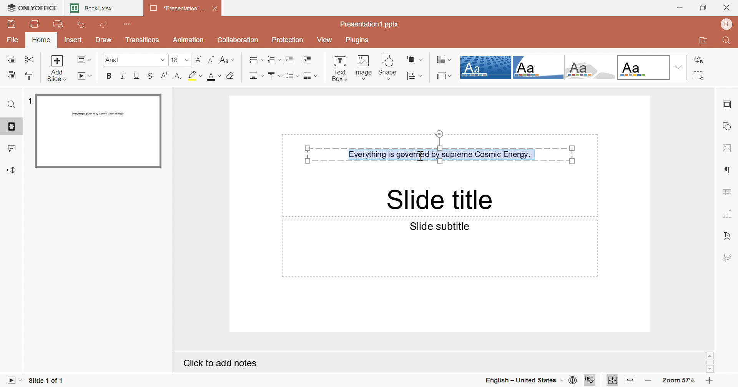 The image size is (738, 387). What do you see at coordinates (728, 7) in the screenshot?
I see `Close` at bounding box center [728, 7].